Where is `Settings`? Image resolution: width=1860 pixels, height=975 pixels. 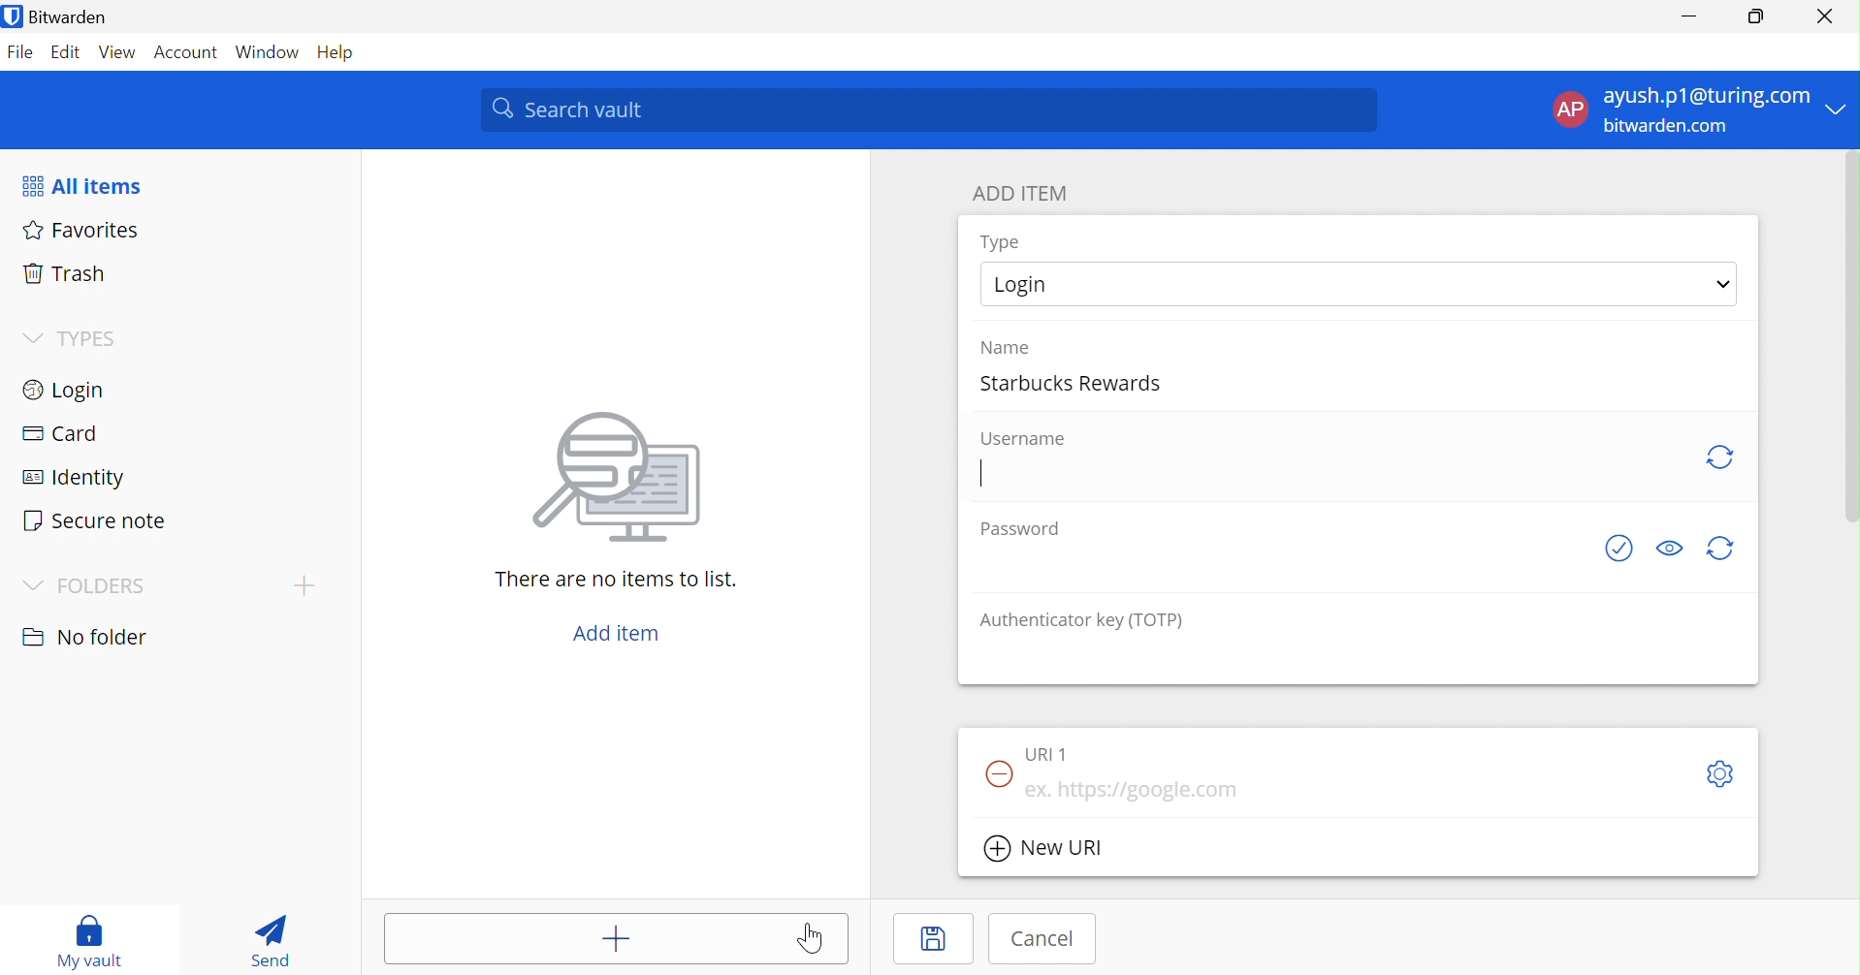
Settings is located at coordinates (1721, 773).